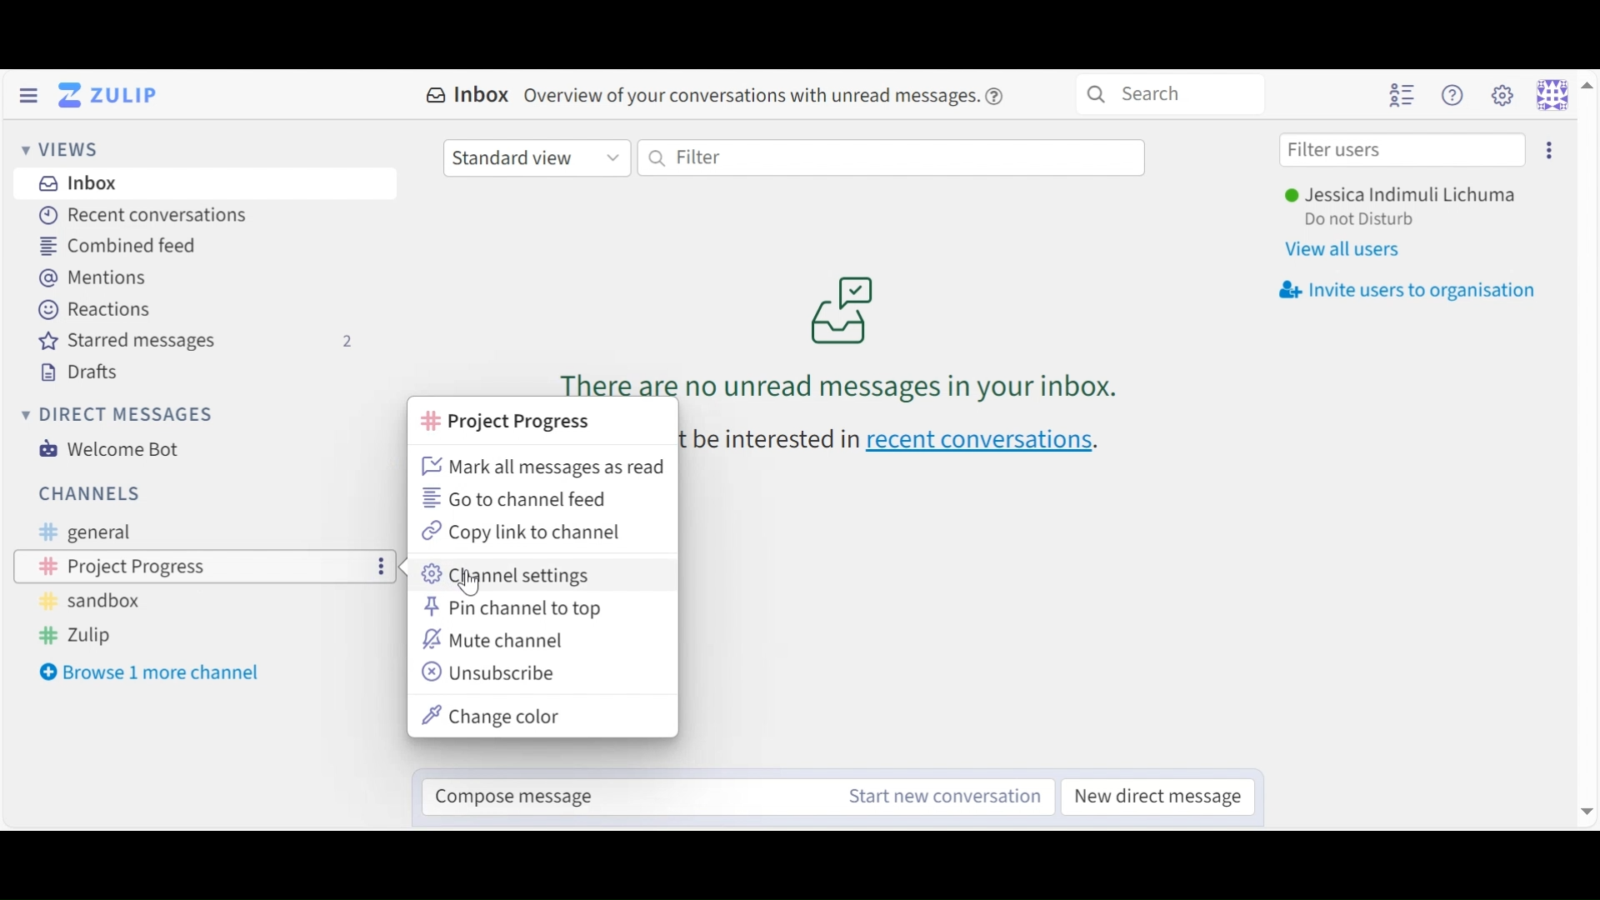 This screenshot has width=1600, height=900. I want to click on Drafts, so click(84, 373).